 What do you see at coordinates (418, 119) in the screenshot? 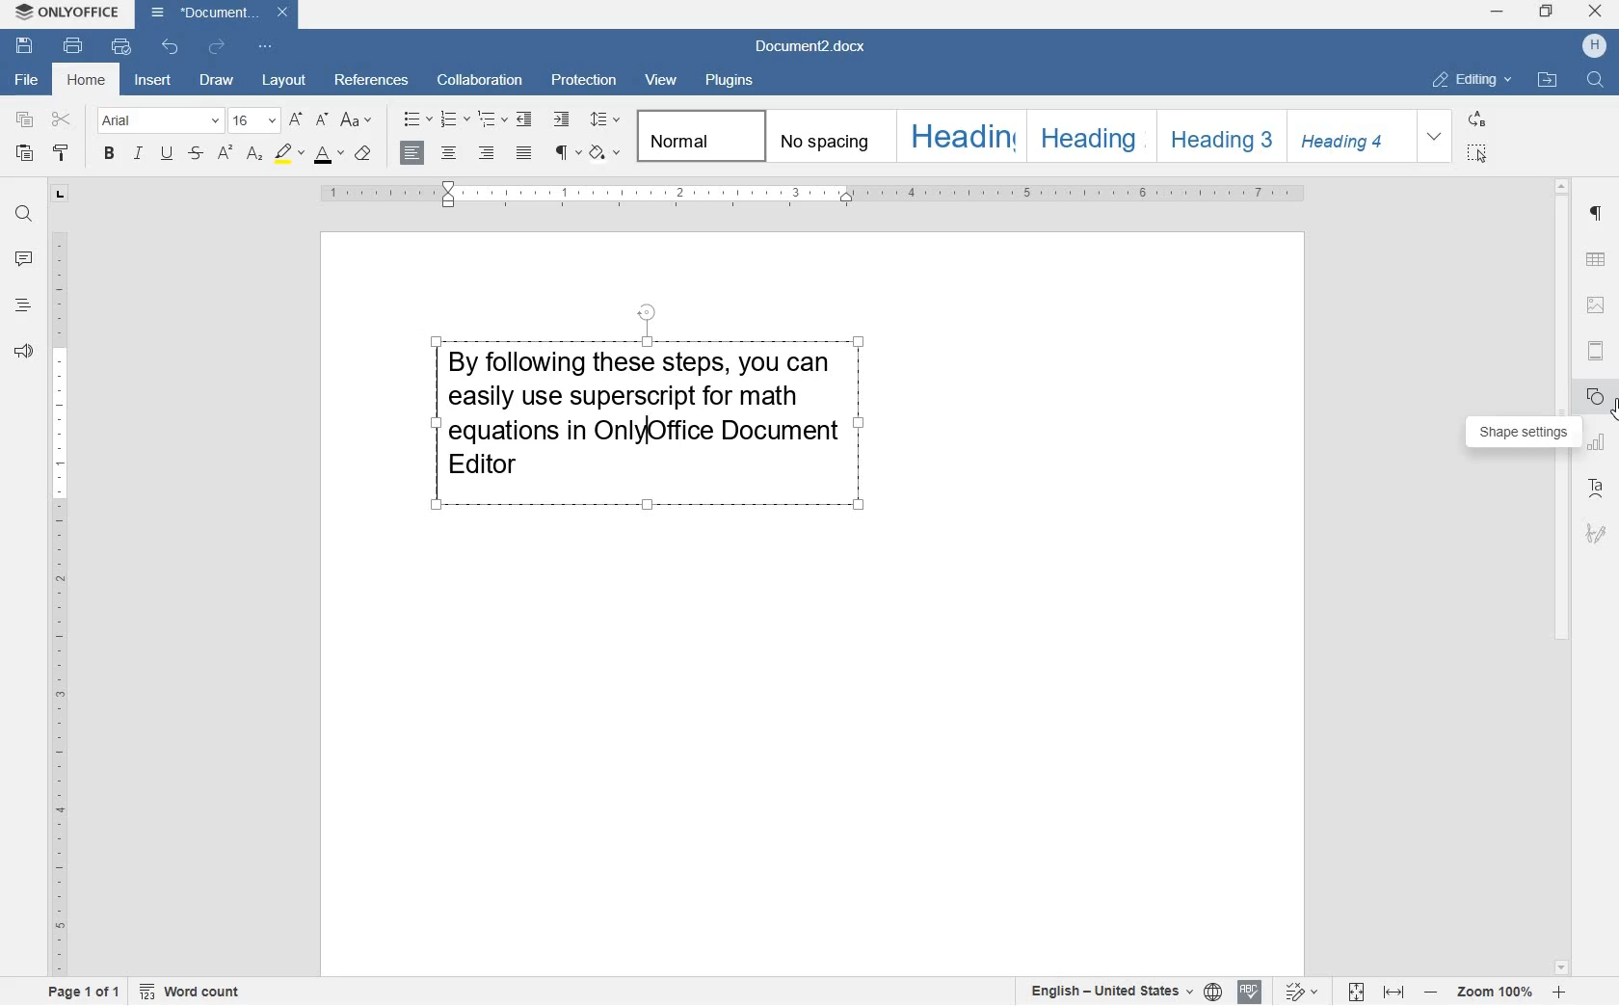
I see `bullets` at bounding box center [418, 119].